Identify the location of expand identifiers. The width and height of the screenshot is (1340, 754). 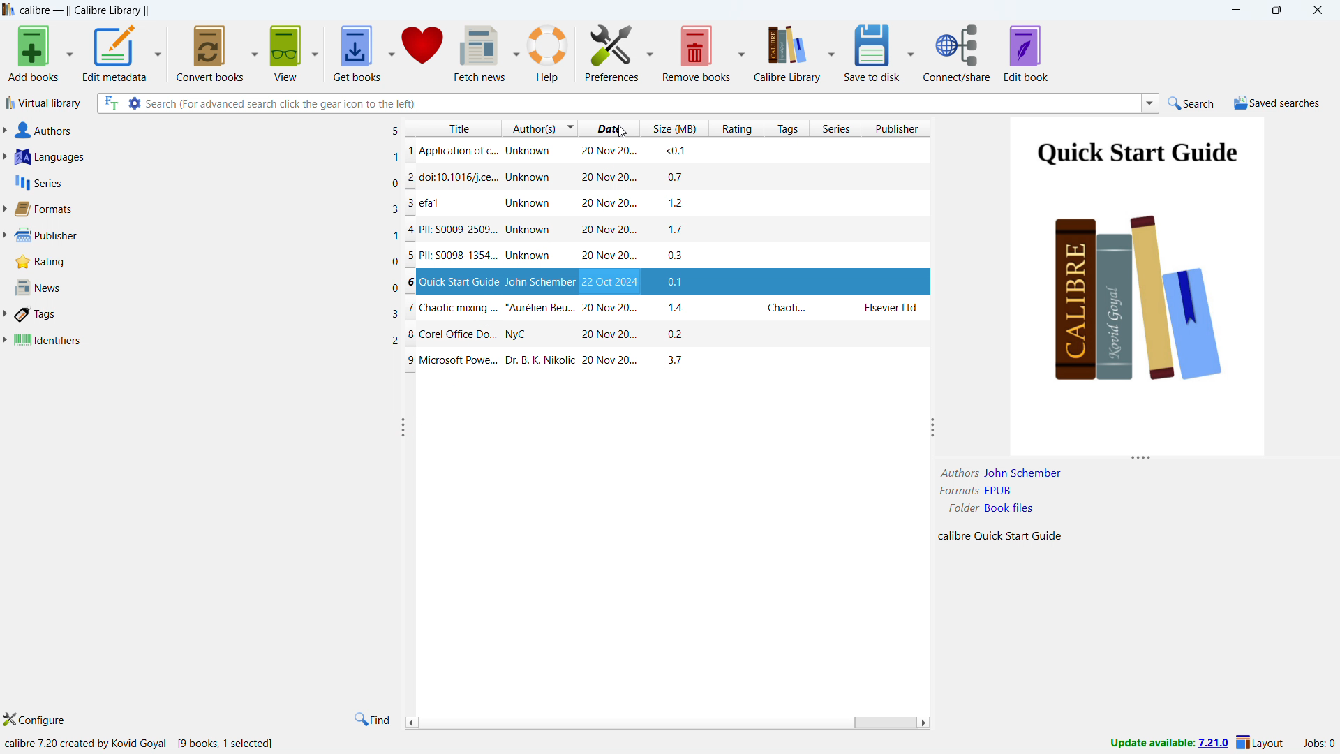
(4, 340).